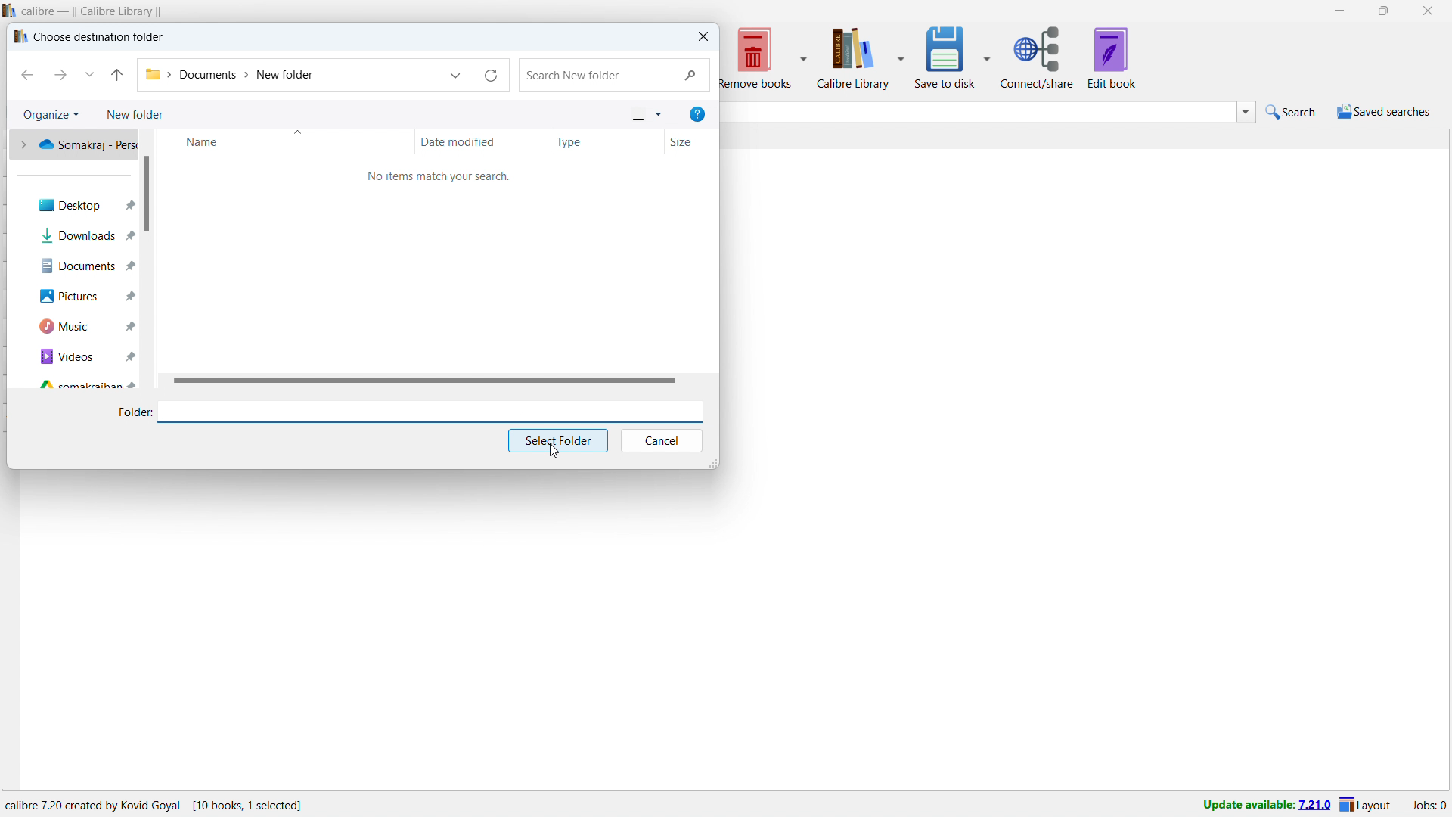  Describe the element at coordinates (482, 141) in the screenshot. I see `sort by date modified` at that location.